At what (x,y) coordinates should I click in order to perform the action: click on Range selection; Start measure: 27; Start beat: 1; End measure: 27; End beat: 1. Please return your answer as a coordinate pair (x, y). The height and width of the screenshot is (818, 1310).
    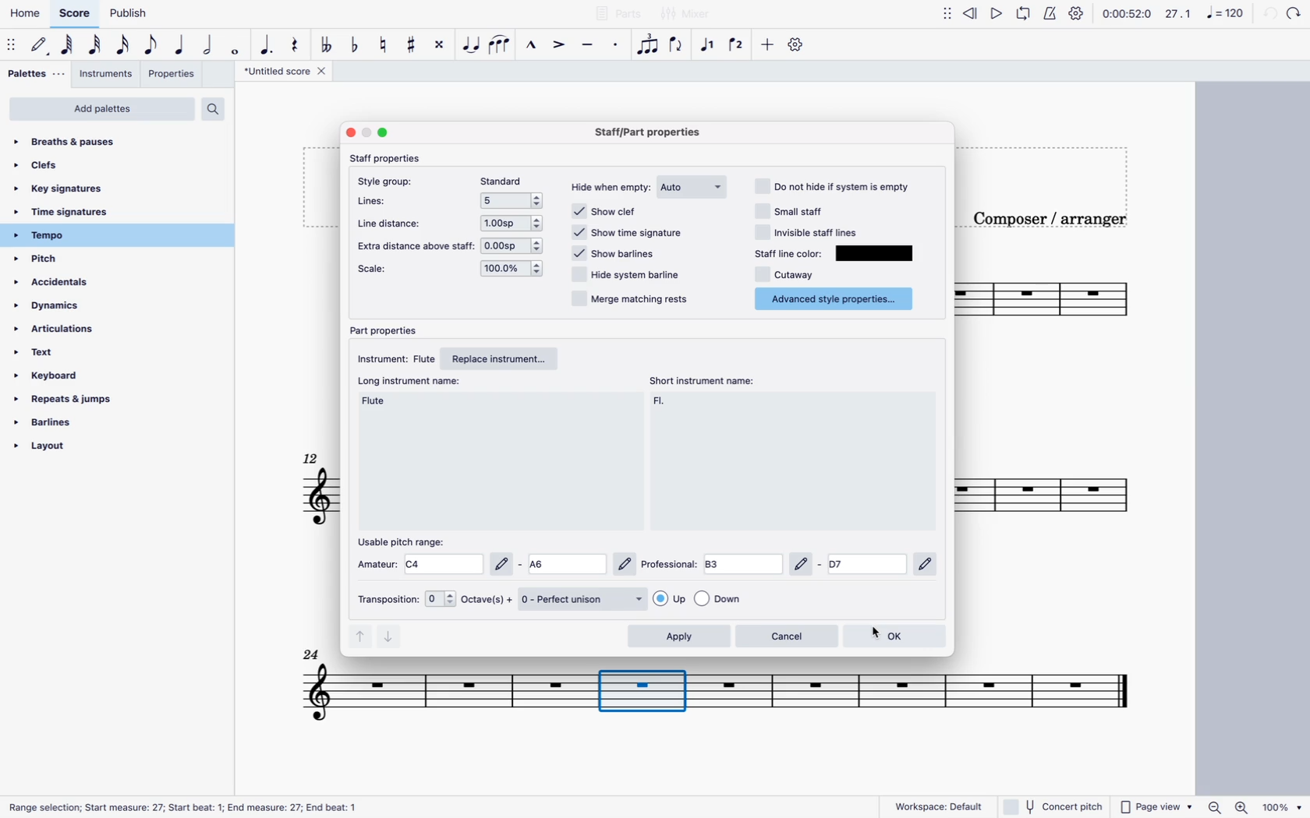
    Looking at the image, I should click on (186, 807).